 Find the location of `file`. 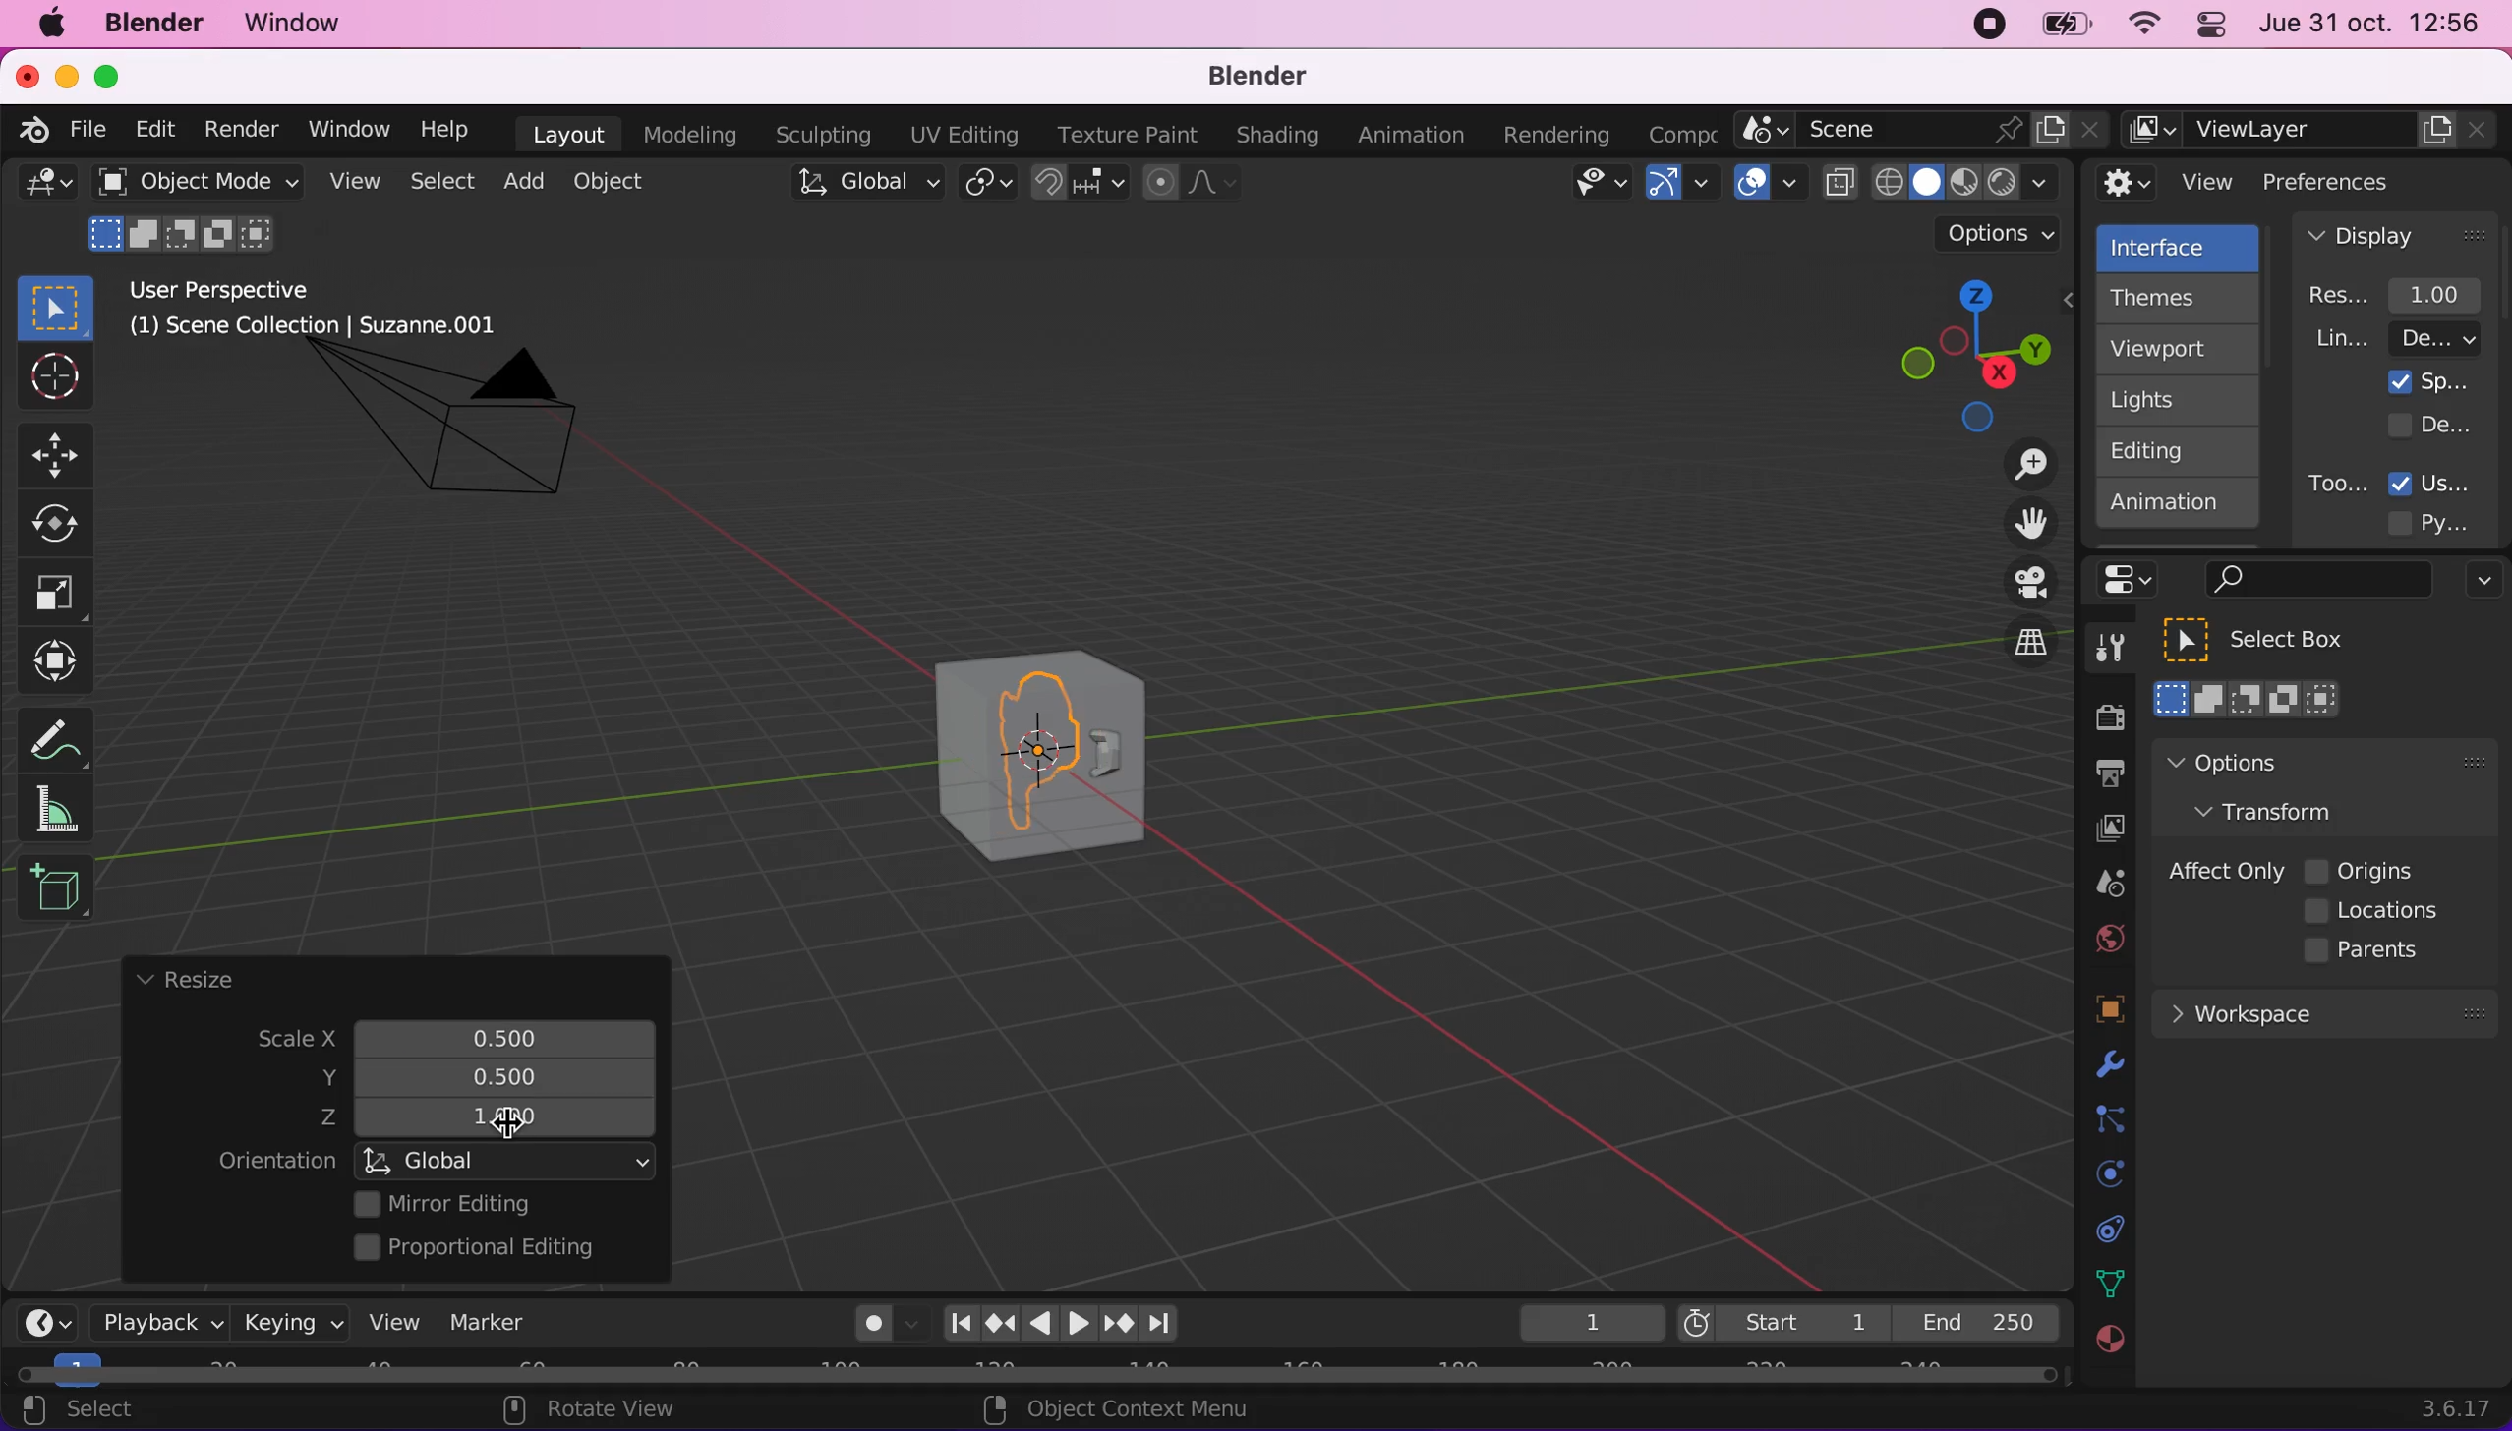

file is located at coordinates (85, 130).